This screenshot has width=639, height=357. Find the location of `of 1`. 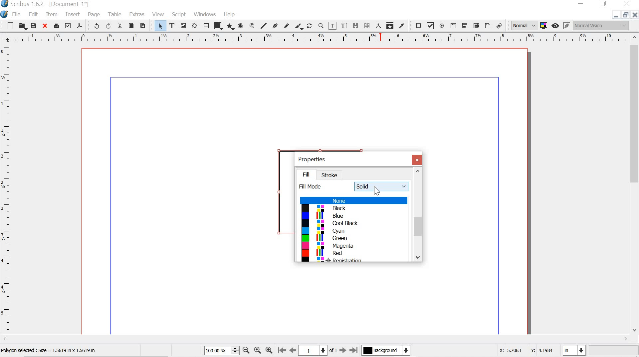

of 1 is located at coordinates (333, 351).